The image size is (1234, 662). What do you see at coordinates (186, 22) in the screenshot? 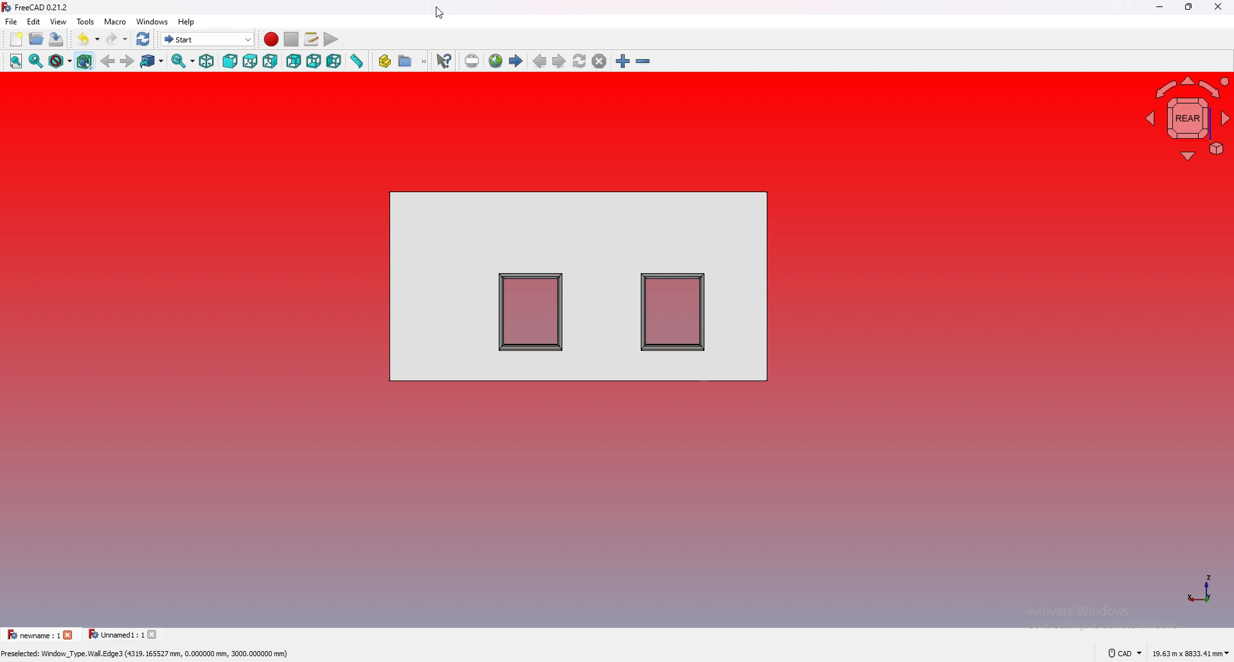
I see `help` at bounding box center [186, 22].